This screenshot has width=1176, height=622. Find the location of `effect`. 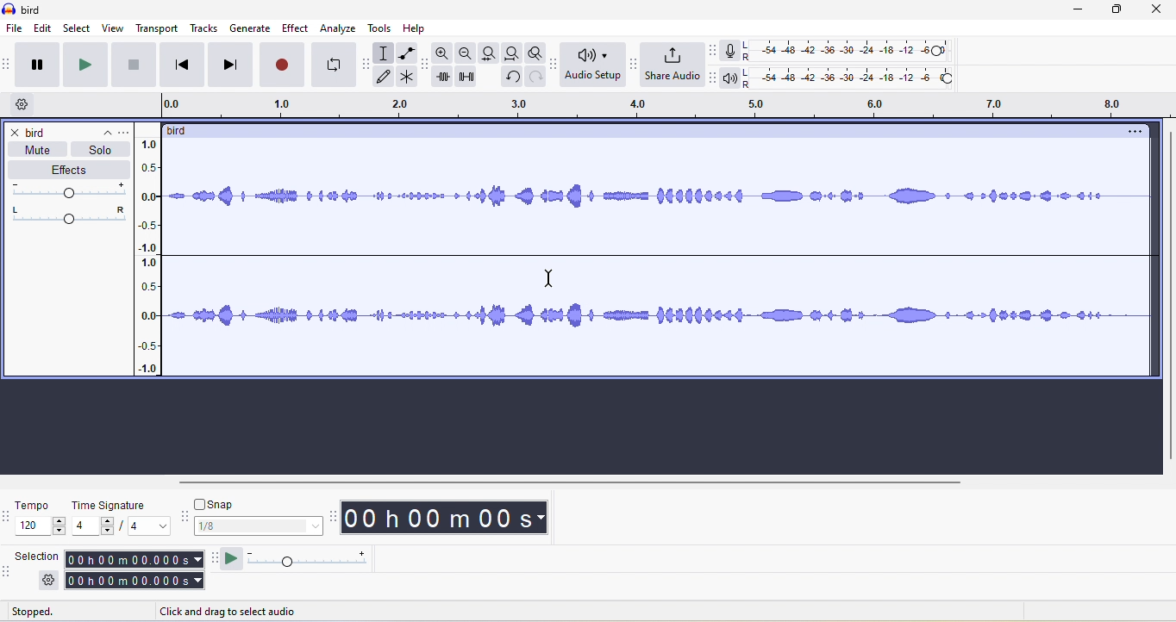

effect is located at coordinates (296, 28).